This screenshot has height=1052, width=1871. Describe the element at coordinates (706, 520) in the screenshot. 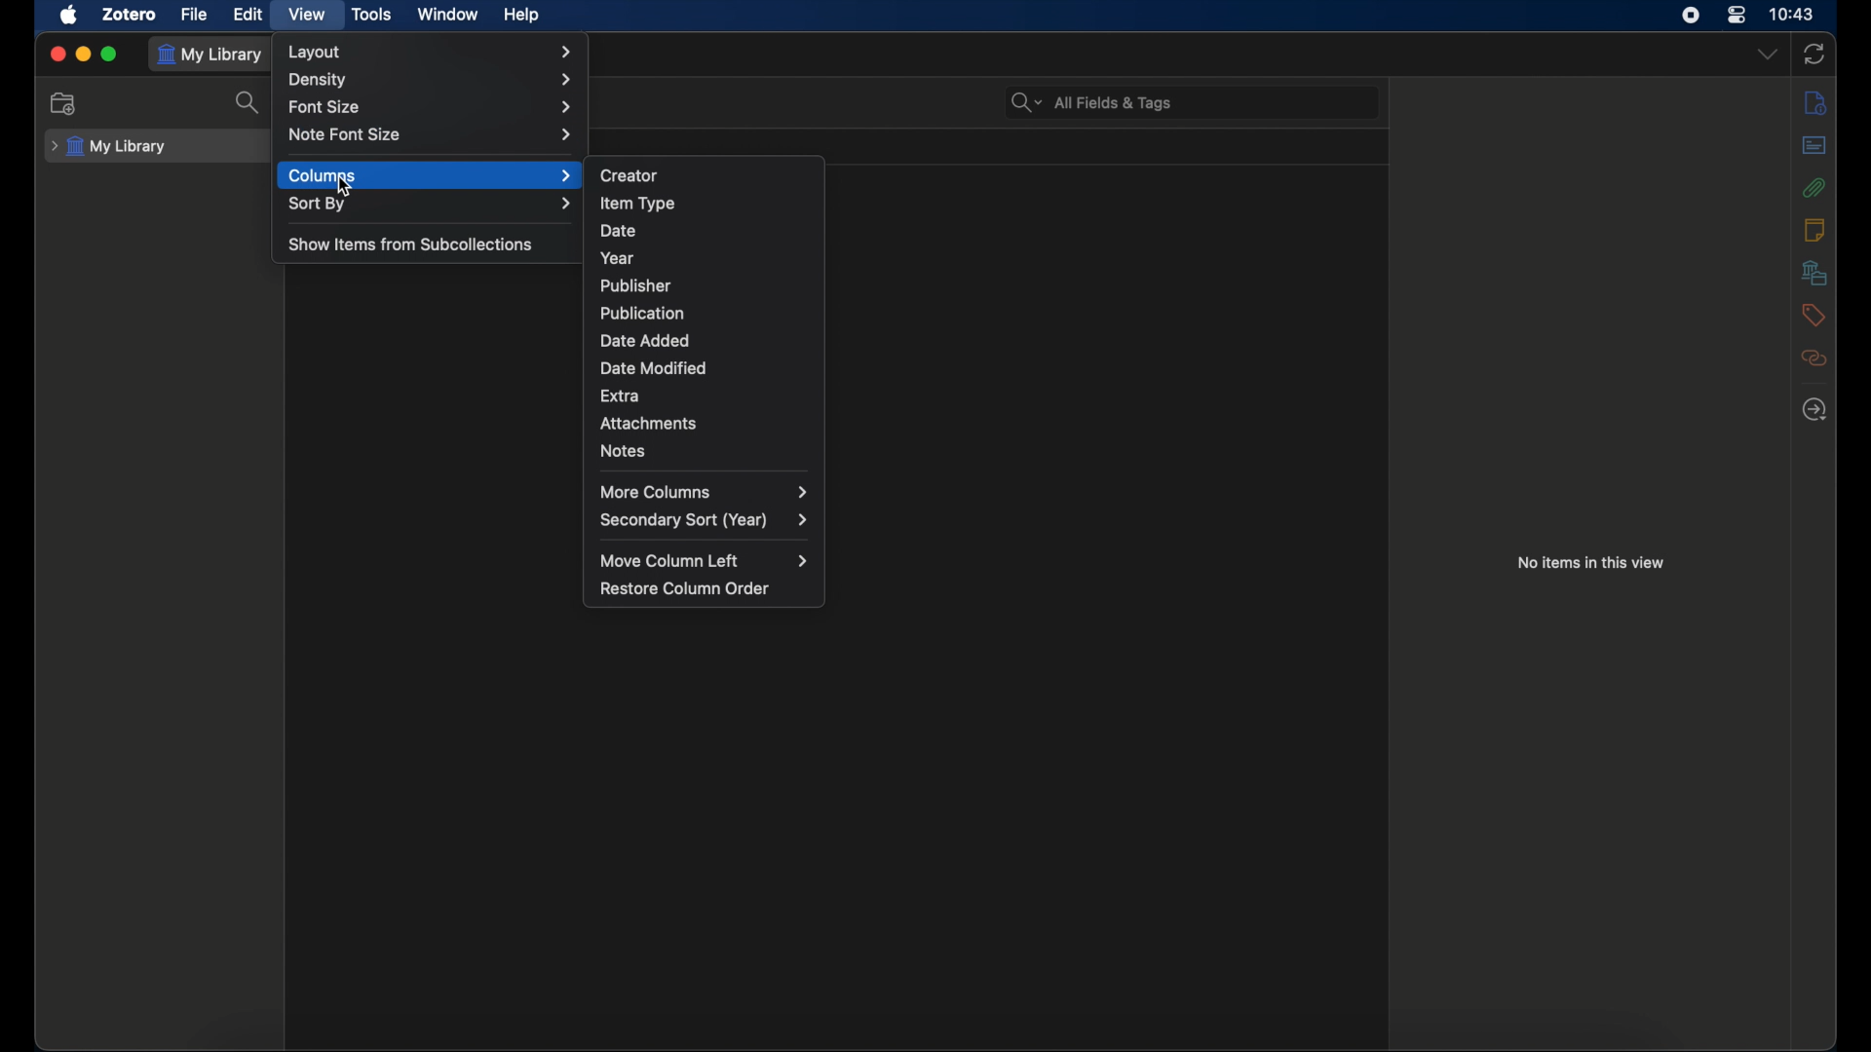

I see `secondary sort` at that location.